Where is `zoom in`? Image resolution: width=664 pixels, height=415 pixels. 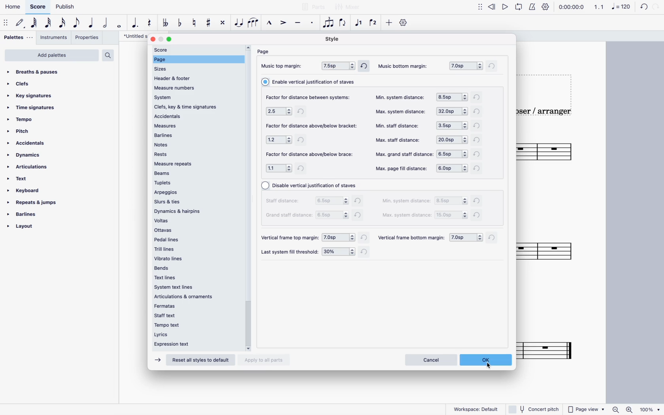
zoom in is located at coordinates (631, 409).